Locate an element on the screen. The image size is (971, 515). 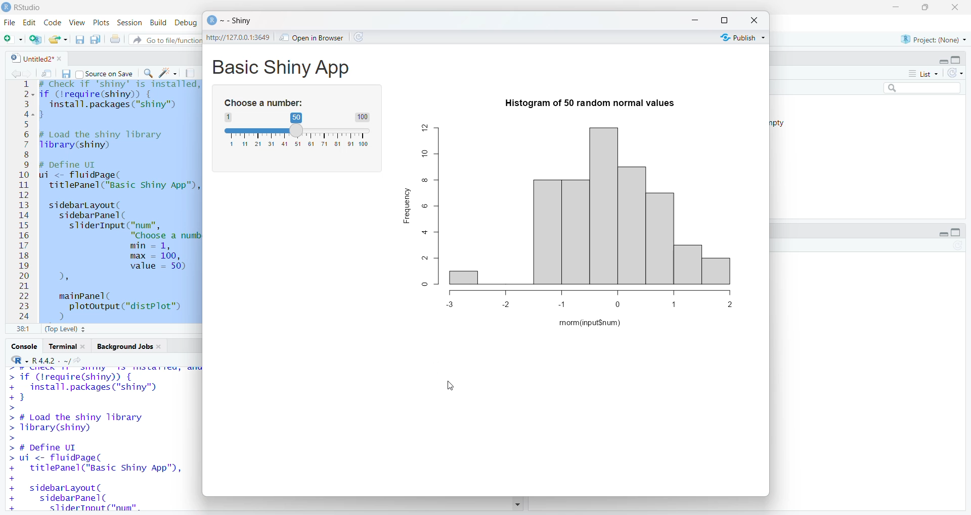
check if shiny is installed and install if its not  if (require(shiny)) {install.packages ("shiny")a } is located at coordinates (119, 99).